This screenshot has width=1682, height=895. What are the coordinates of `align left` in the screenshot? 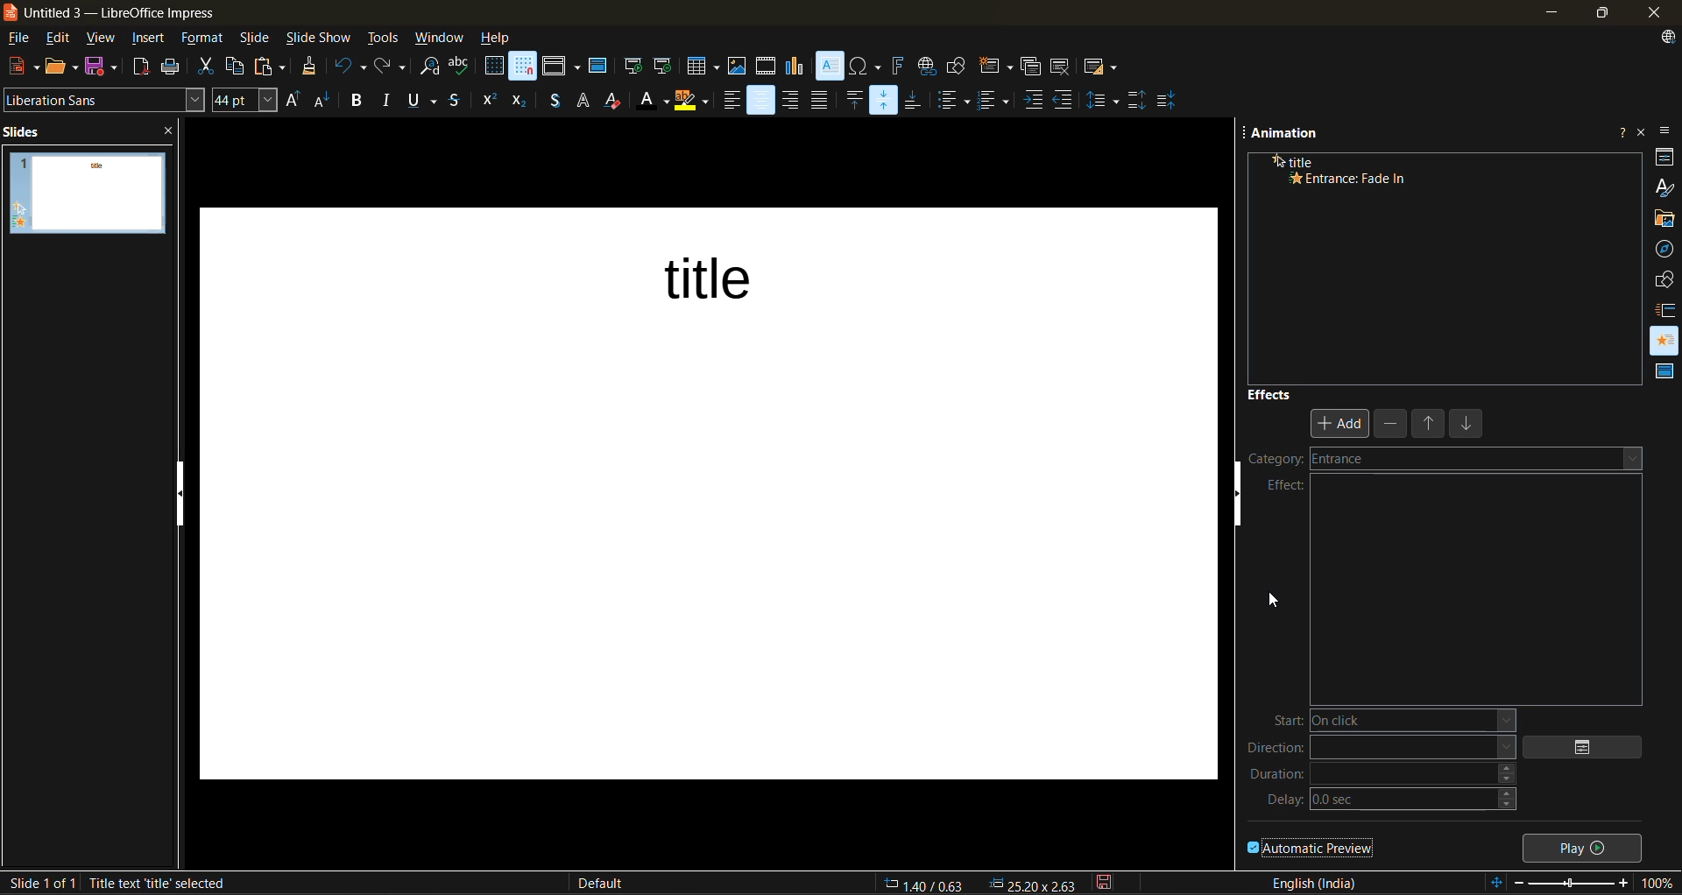 It's located at (729, 103).